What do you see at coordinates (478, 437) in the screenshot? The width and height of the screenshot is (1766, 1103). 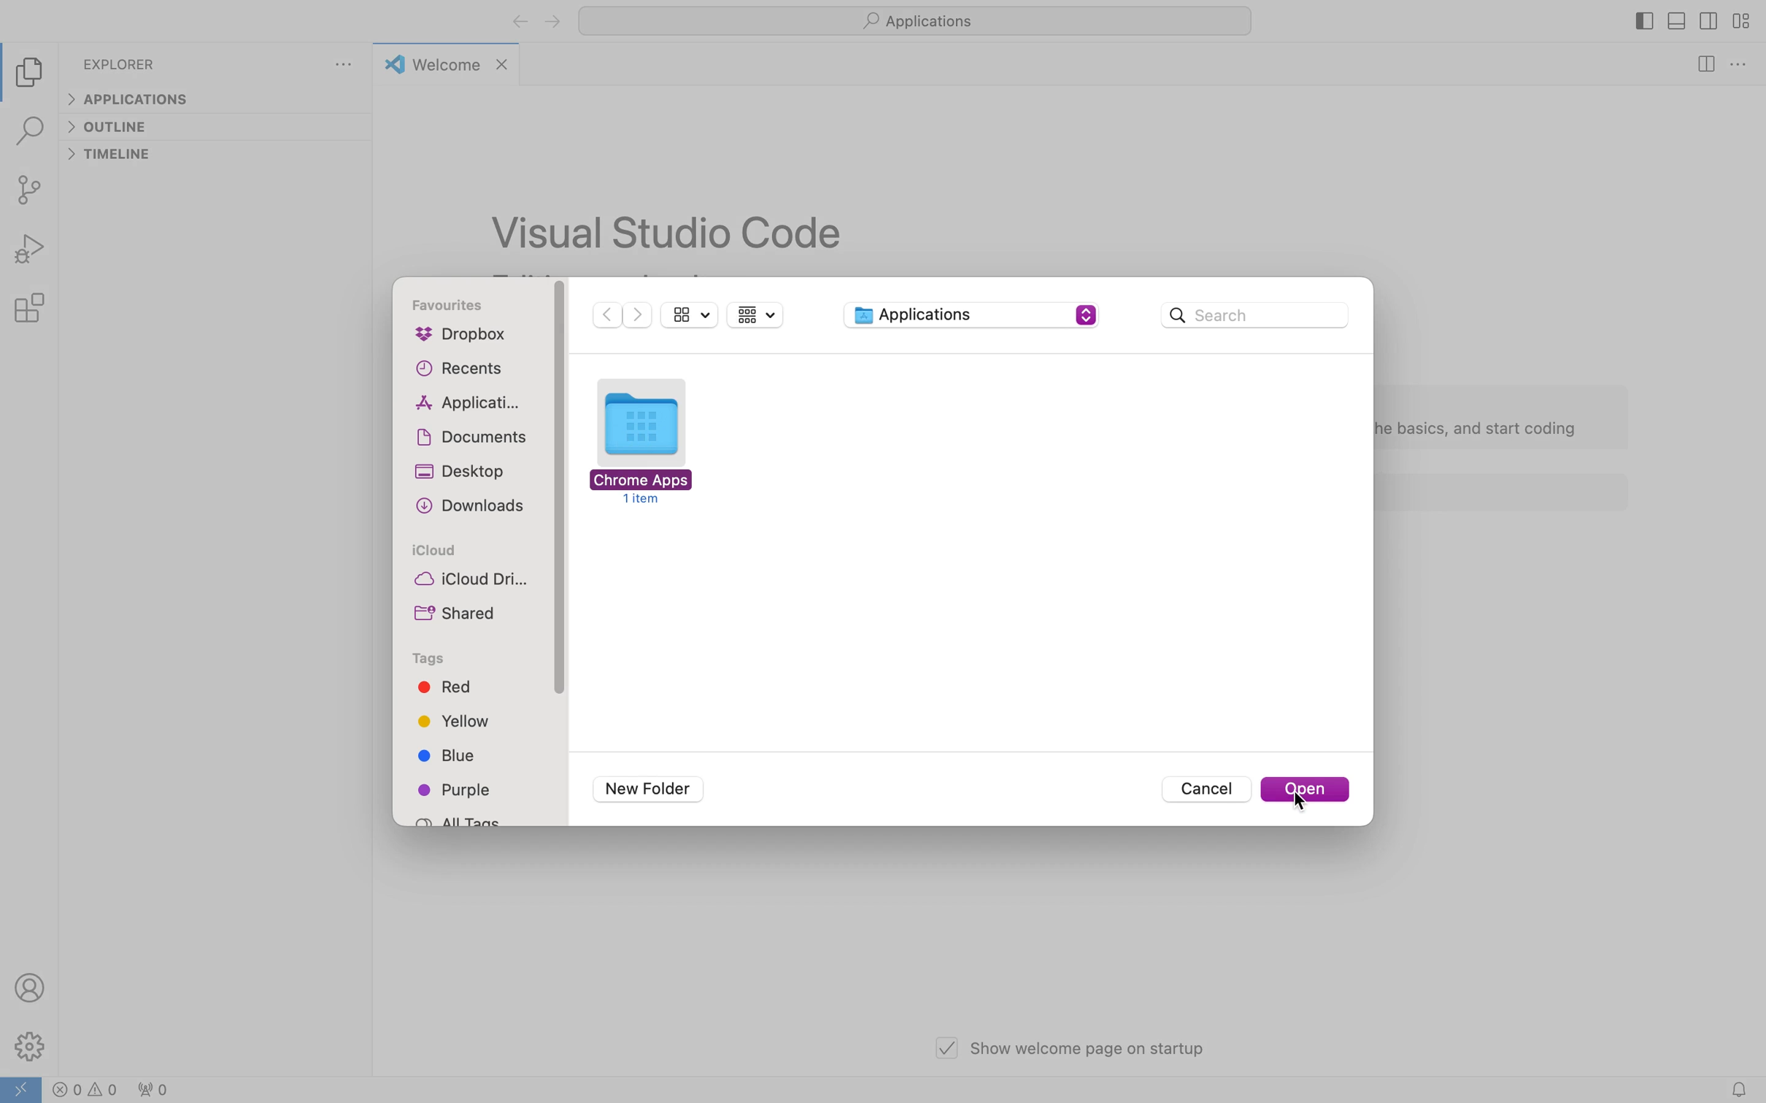 I see `documents` at bounding box center [478, 437].